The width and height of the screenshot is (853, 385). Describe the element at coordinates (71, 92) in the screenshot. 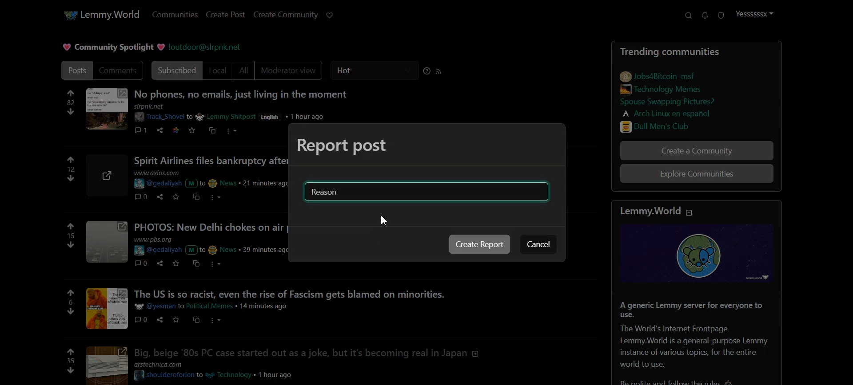

I see `upvote` at that location.